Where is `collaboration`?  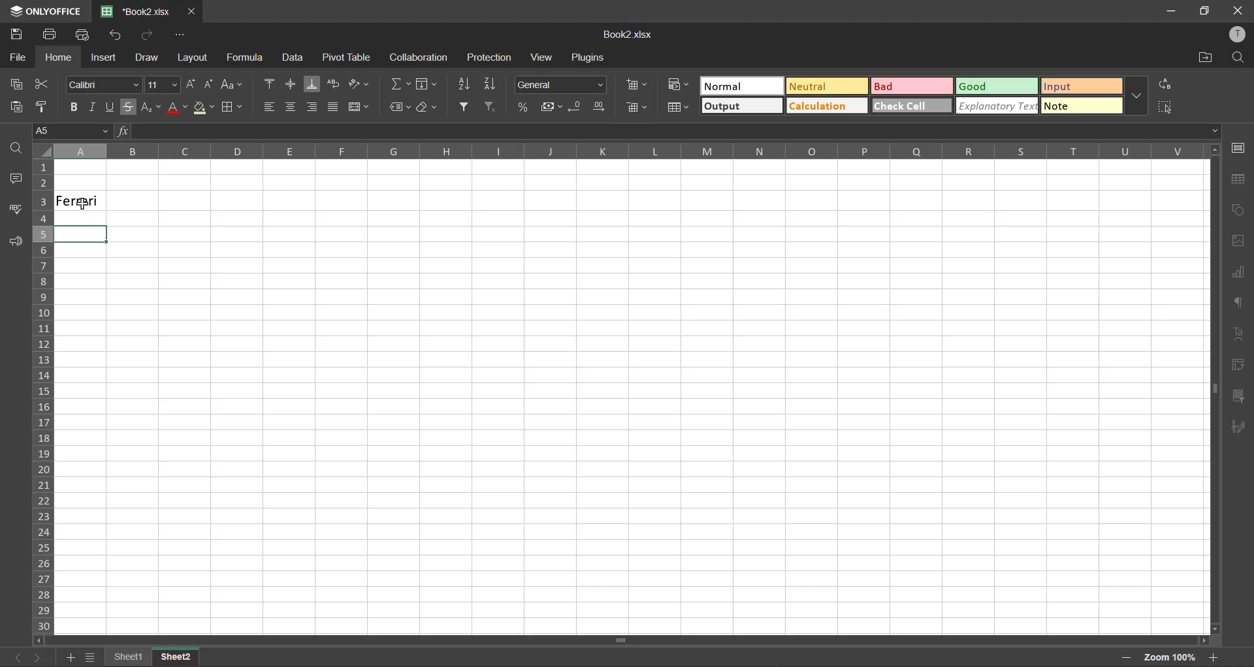
collaboration is located at coordinates (418, 57).